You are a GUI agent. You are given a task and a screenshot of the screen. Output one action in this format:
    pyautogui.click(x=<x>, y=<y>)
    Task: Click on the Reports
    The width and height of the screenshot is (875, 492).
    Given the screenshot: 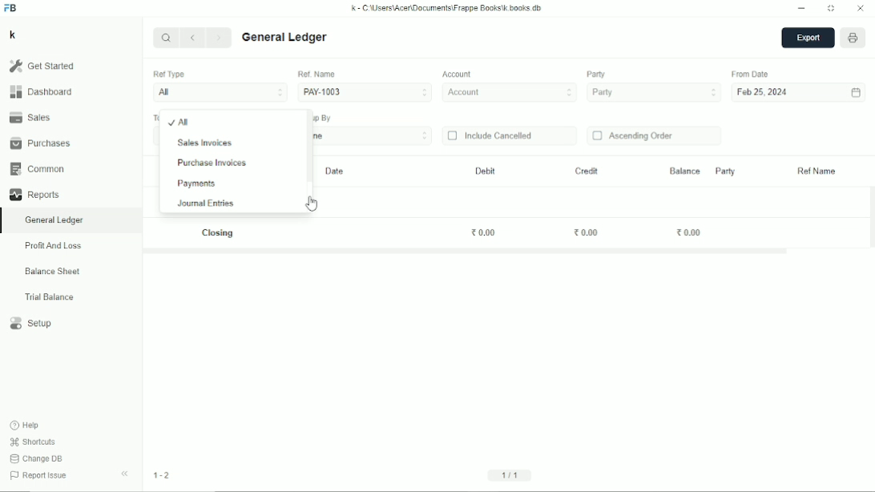 What is the action you would take?
    pyautogui.click(x=34, y=195)
    